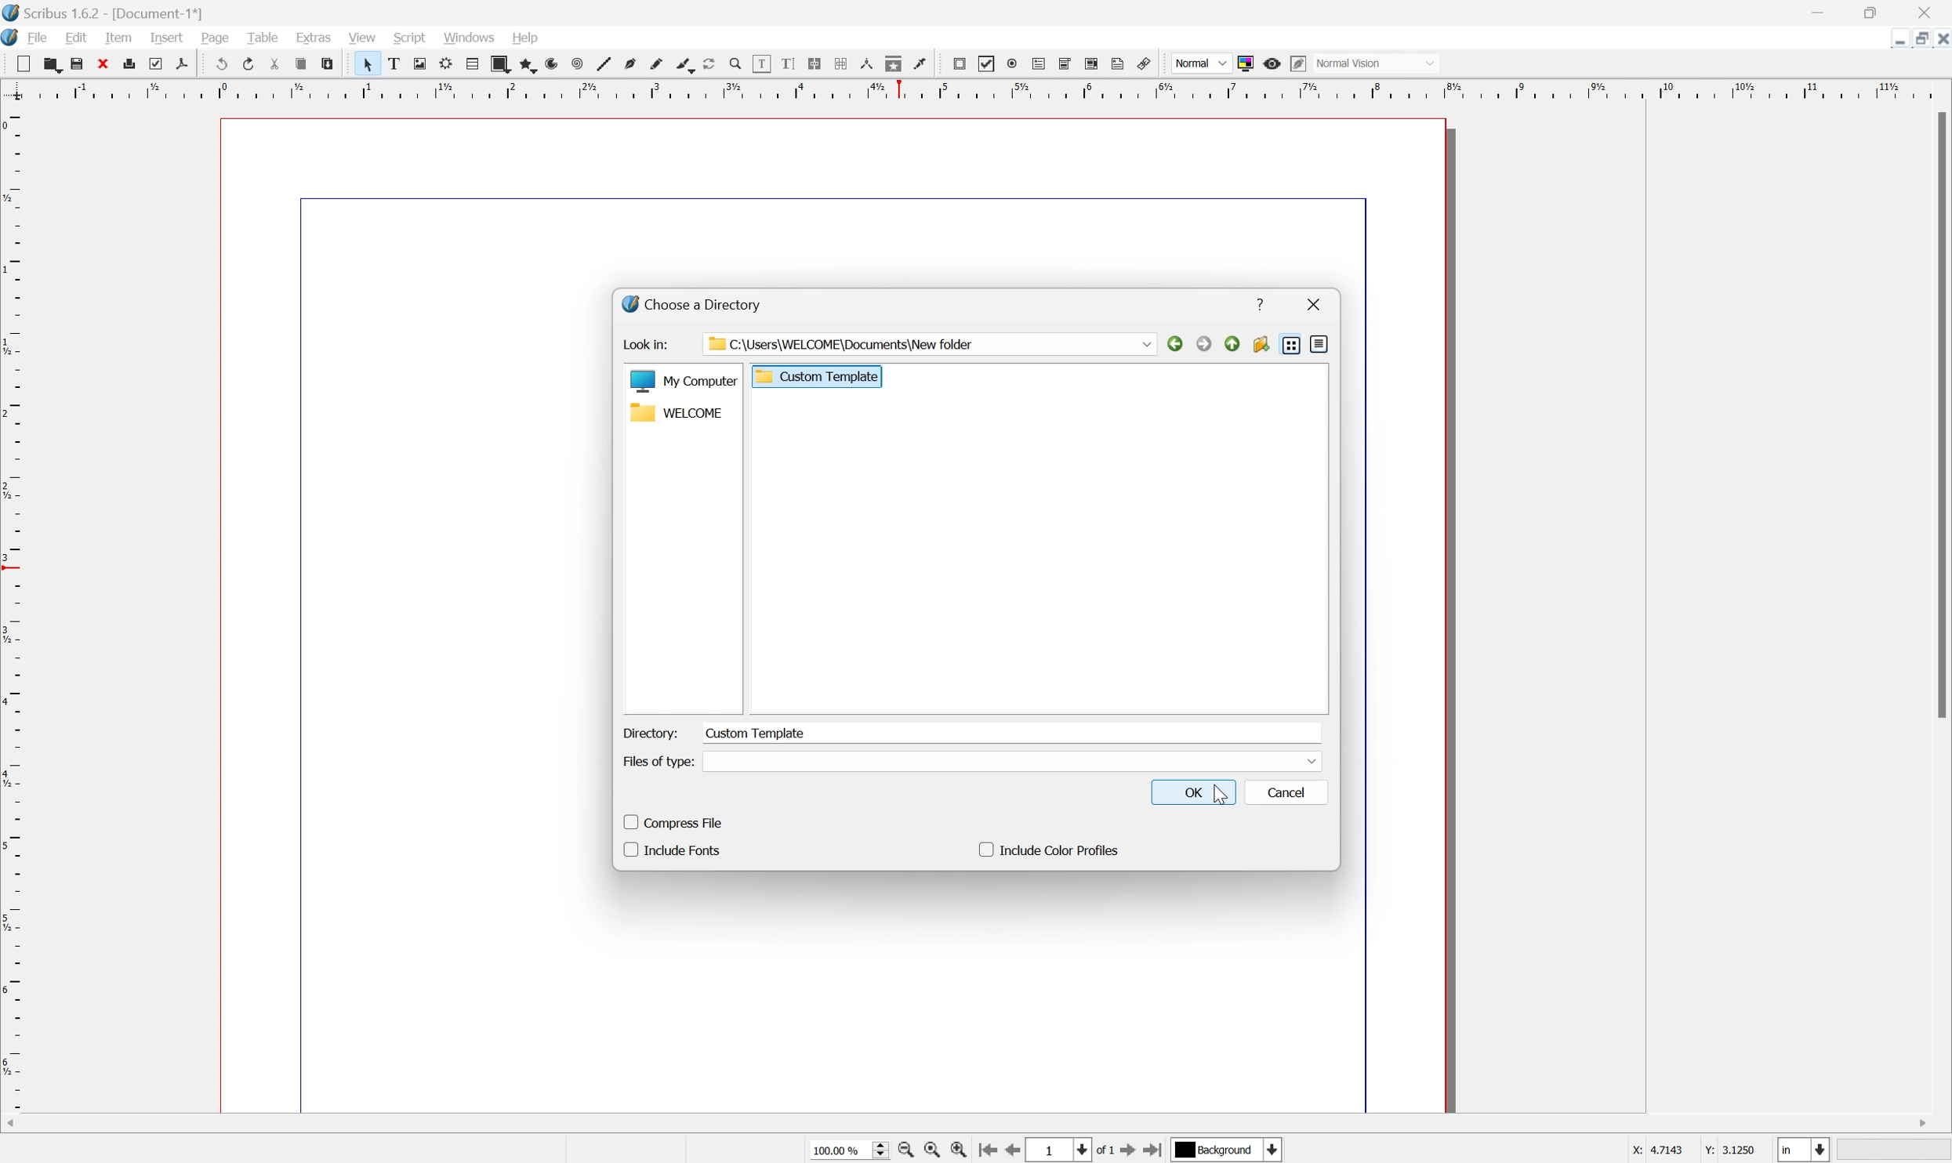  Describe the element at coordinates (1064, 63) in the screenshot. I see `PDF combo box` at that location.